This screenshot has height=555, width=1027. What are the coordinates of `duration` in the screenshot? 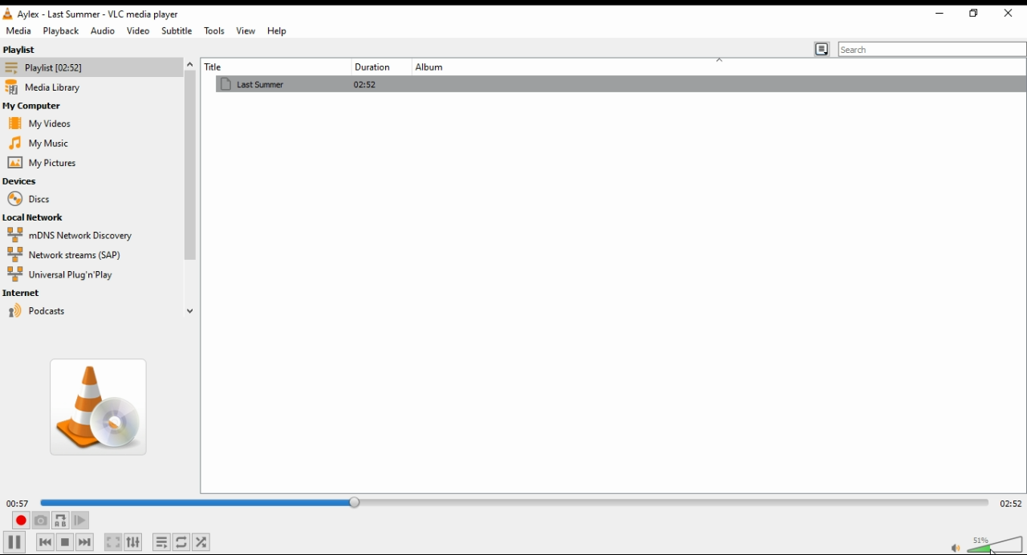 It's located at (371, 67).